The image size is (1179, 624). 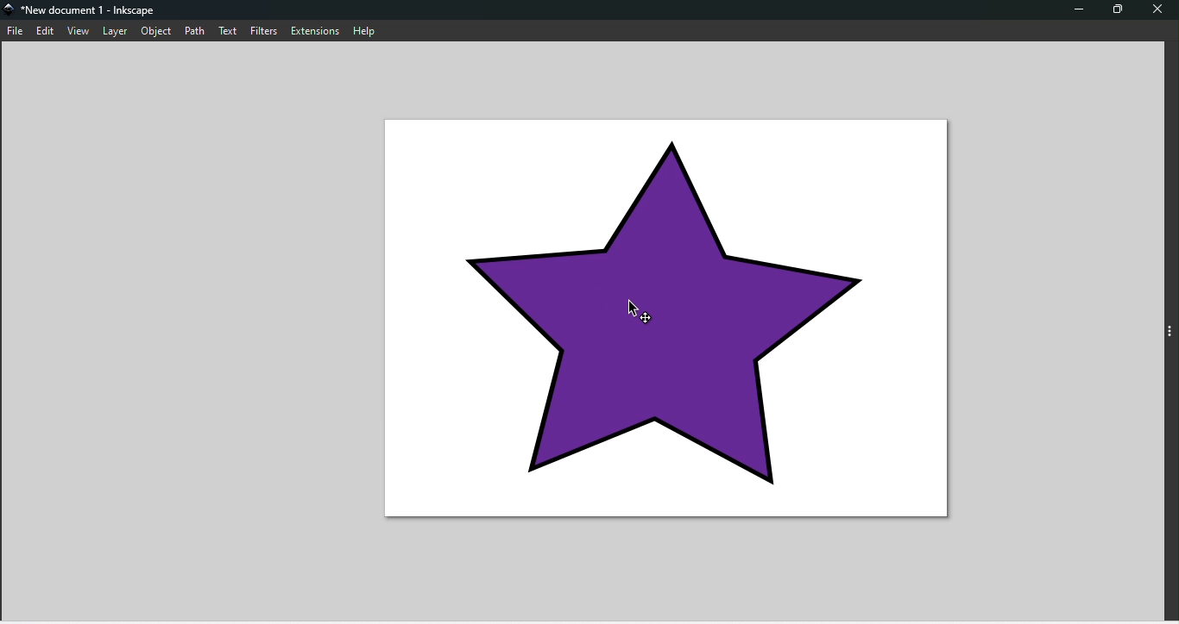 What do you see at coordinates (366, 32) in the screenshot?
I see `Help` at bounding box center [366, 32].